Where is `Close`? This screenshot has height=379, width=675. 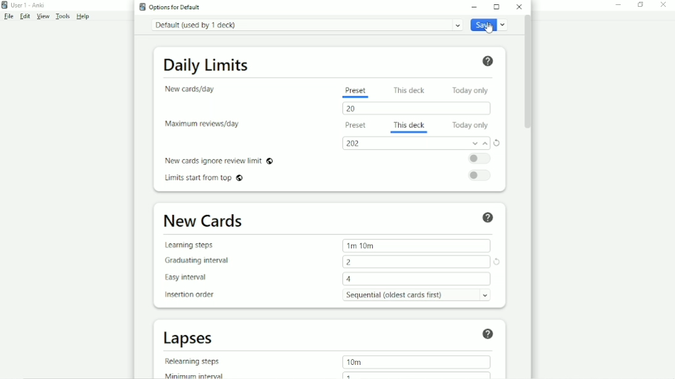 Close is located at coordinates (663, 5).